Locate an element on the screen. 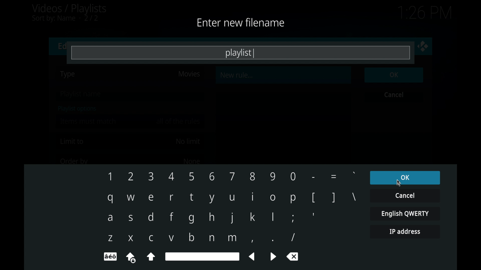 This screenshot has height=270, width=481. all of the rules is located at coordinates (179, 121).